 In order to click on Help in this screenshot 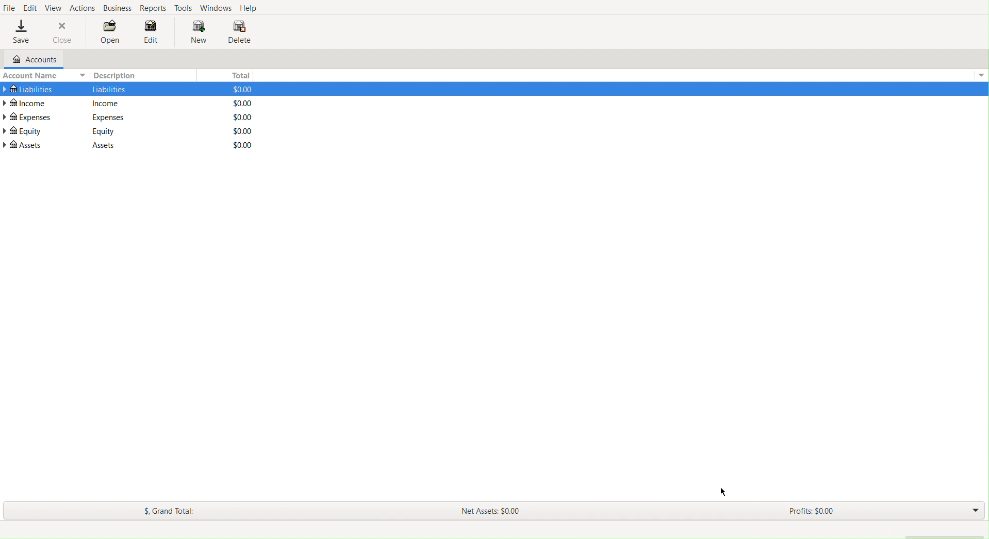, I will do `click(250, 8)`.